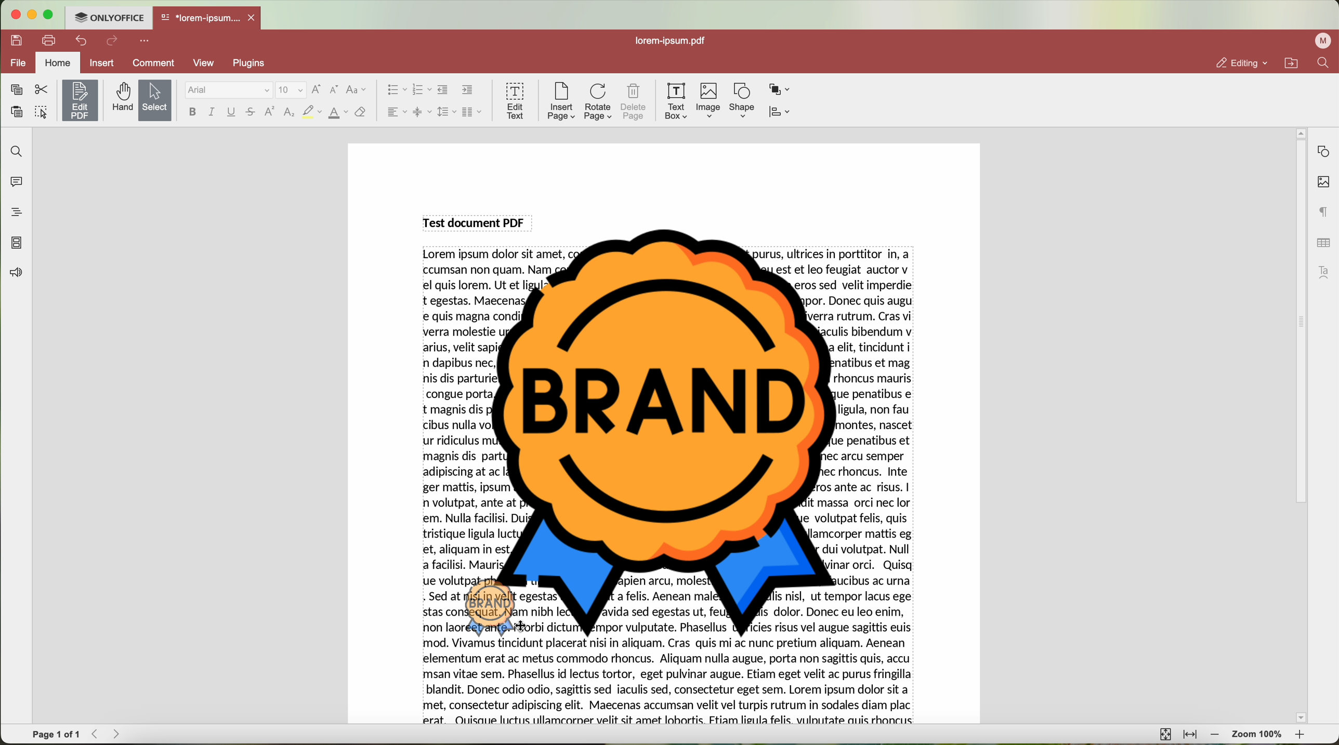 The width and height of the screenshot is (1339, 745). What do you see at coordinates (49, 39) in the screenshot?
I see `print` at bounding box center [49, 39].